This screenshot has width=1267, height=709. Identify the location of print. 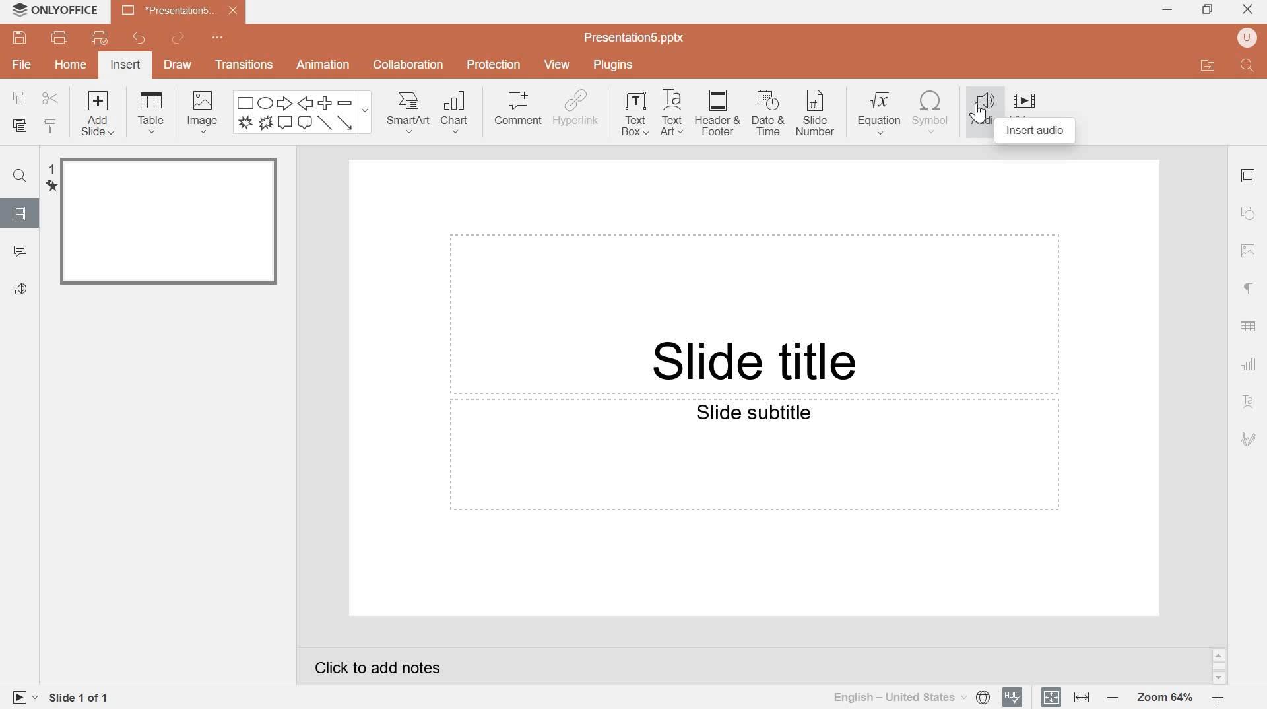
(60, 38).